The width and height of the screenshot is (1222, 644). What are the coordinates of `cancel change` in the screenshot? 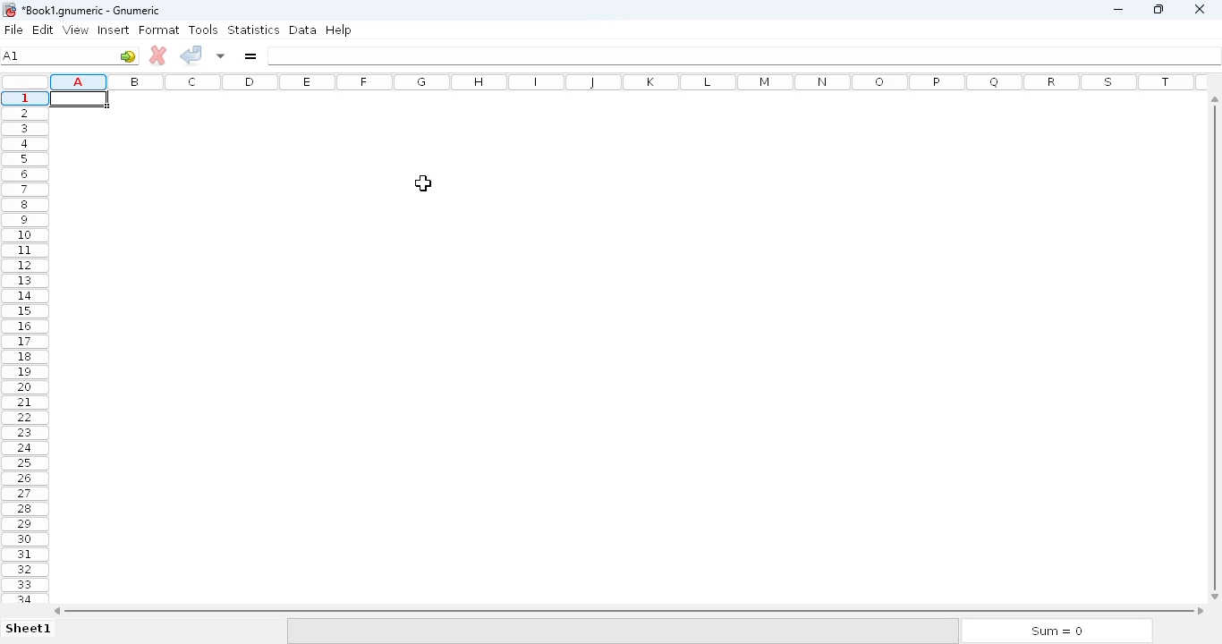 It's located at (158, 55).